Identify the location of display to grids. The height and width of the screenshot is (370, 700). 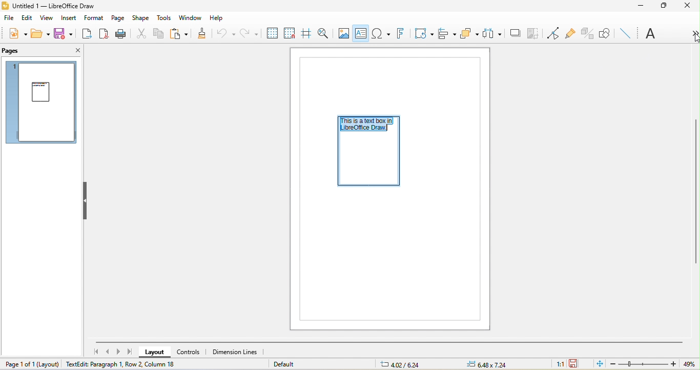
(271, 33).